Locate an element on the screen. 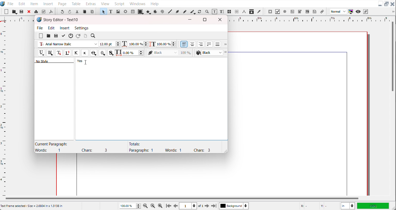 The image size is (396, 210). Freehand line is located at coordinates (184, 11).